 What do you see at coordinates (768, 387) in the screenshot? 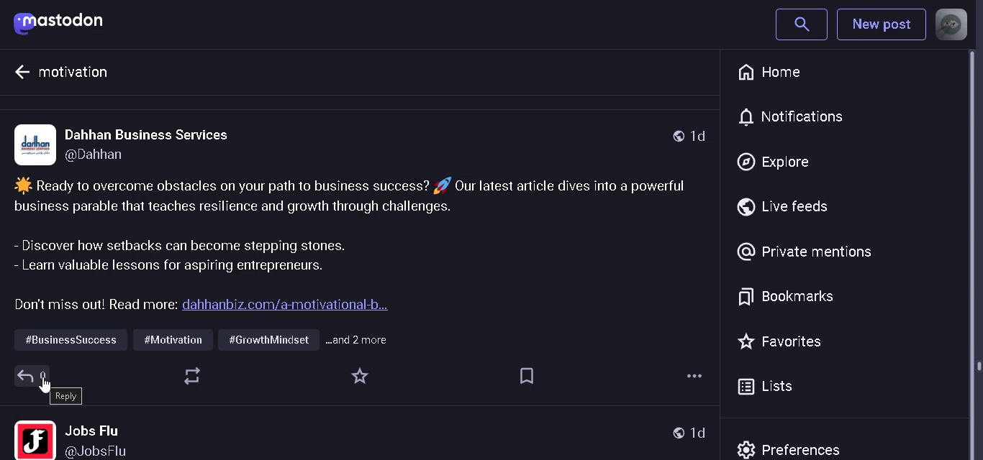
I see `lists` at bounding box center [768, 387].